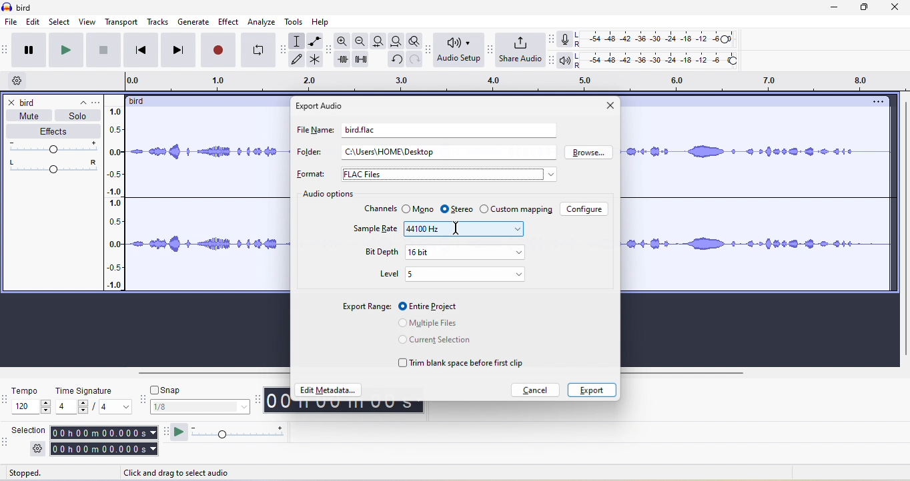 The image size is (910, 481). Describe the element at coordinates (160, 23) in the screenshot. I see `tracks` at that location.